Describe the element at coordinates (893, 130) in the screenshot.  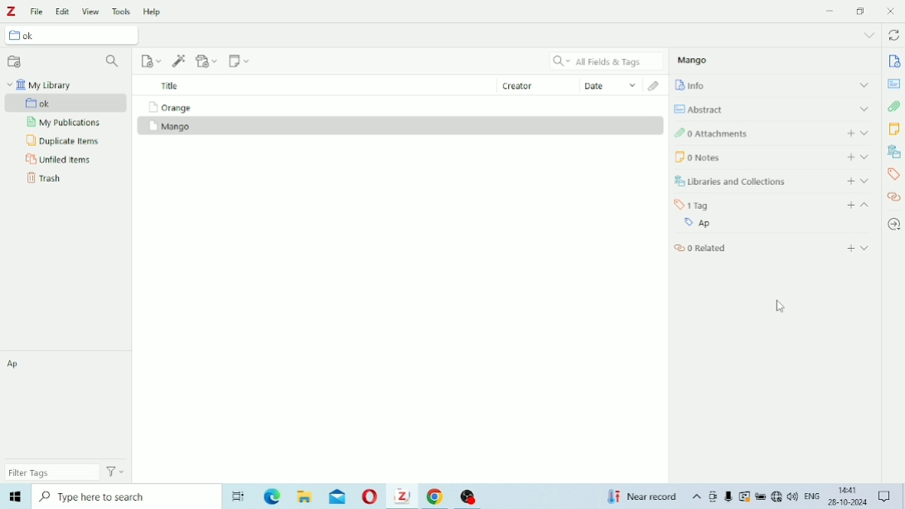
I see `Notes` at that location.